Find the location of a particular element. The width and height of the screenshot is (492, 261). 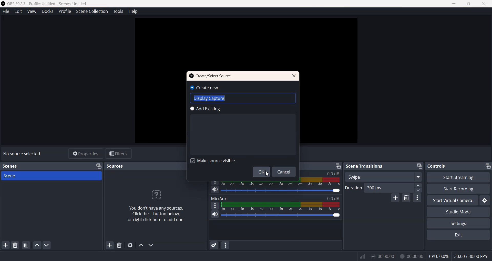

Open source Properties is located at coordinates (130, 245).